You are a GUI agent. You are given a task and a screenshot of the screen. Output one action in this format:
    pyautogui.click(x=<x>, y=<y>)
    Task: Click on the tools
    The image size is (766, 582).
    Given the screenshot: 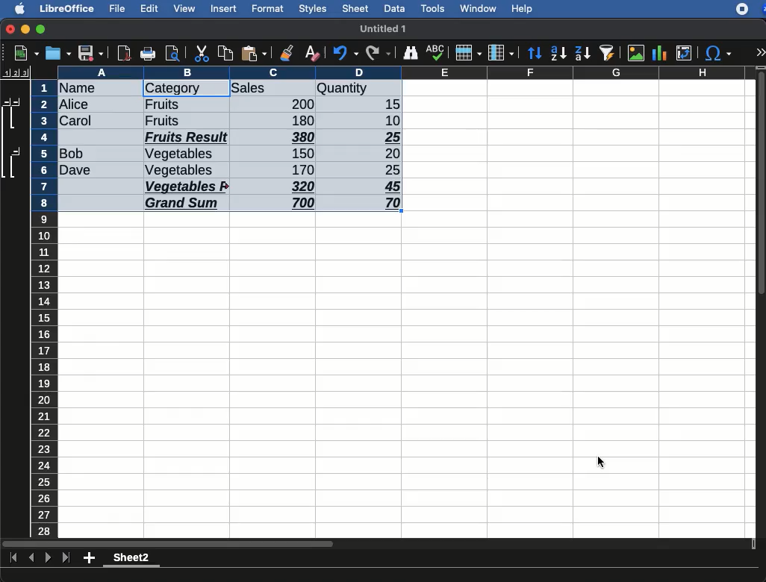 What is the action you would take?
    pyautogui.click(x=434, y=8)
    